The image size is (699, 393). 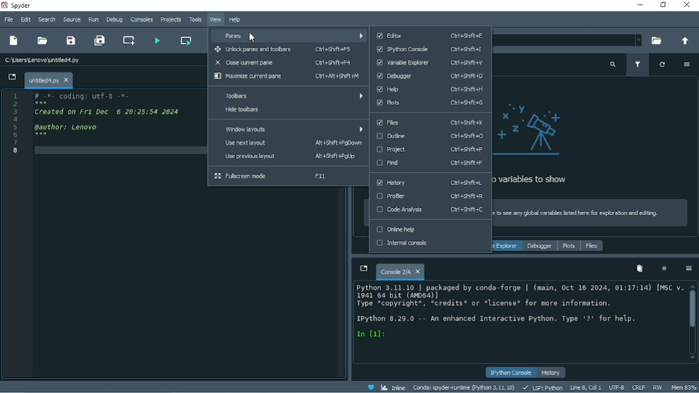 What do you see at coordinates (593, 213) in the screenshot?
I see `Run code in the editor or IPython console to see any global variables listed here for exploration and editing.` at bounding box center [593, 213].